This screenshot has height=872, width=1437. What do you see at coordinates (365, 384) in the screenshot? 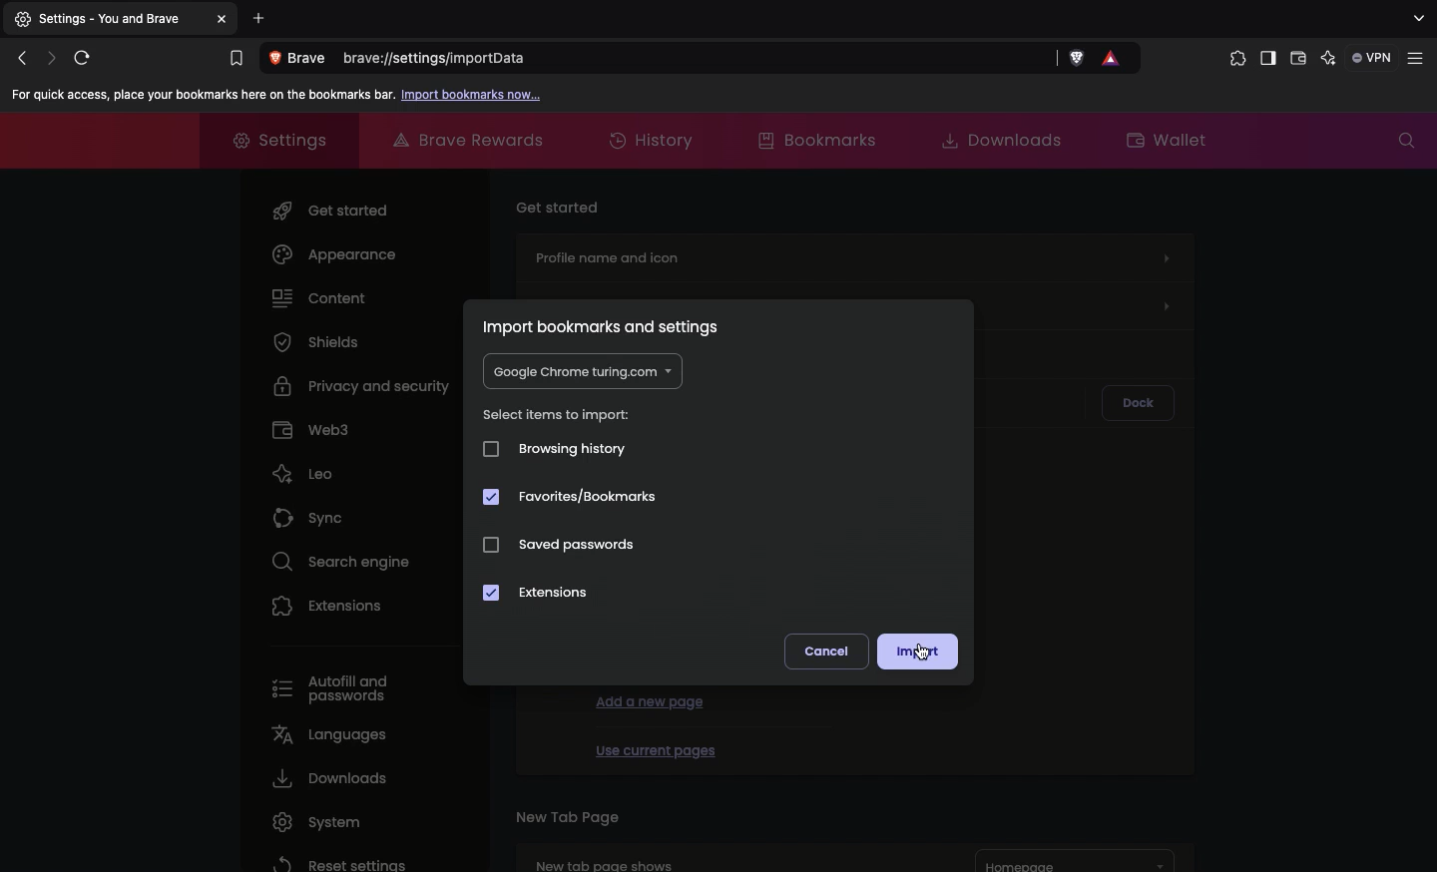
I see `Privacy and security` at bounding box center [365, 384].